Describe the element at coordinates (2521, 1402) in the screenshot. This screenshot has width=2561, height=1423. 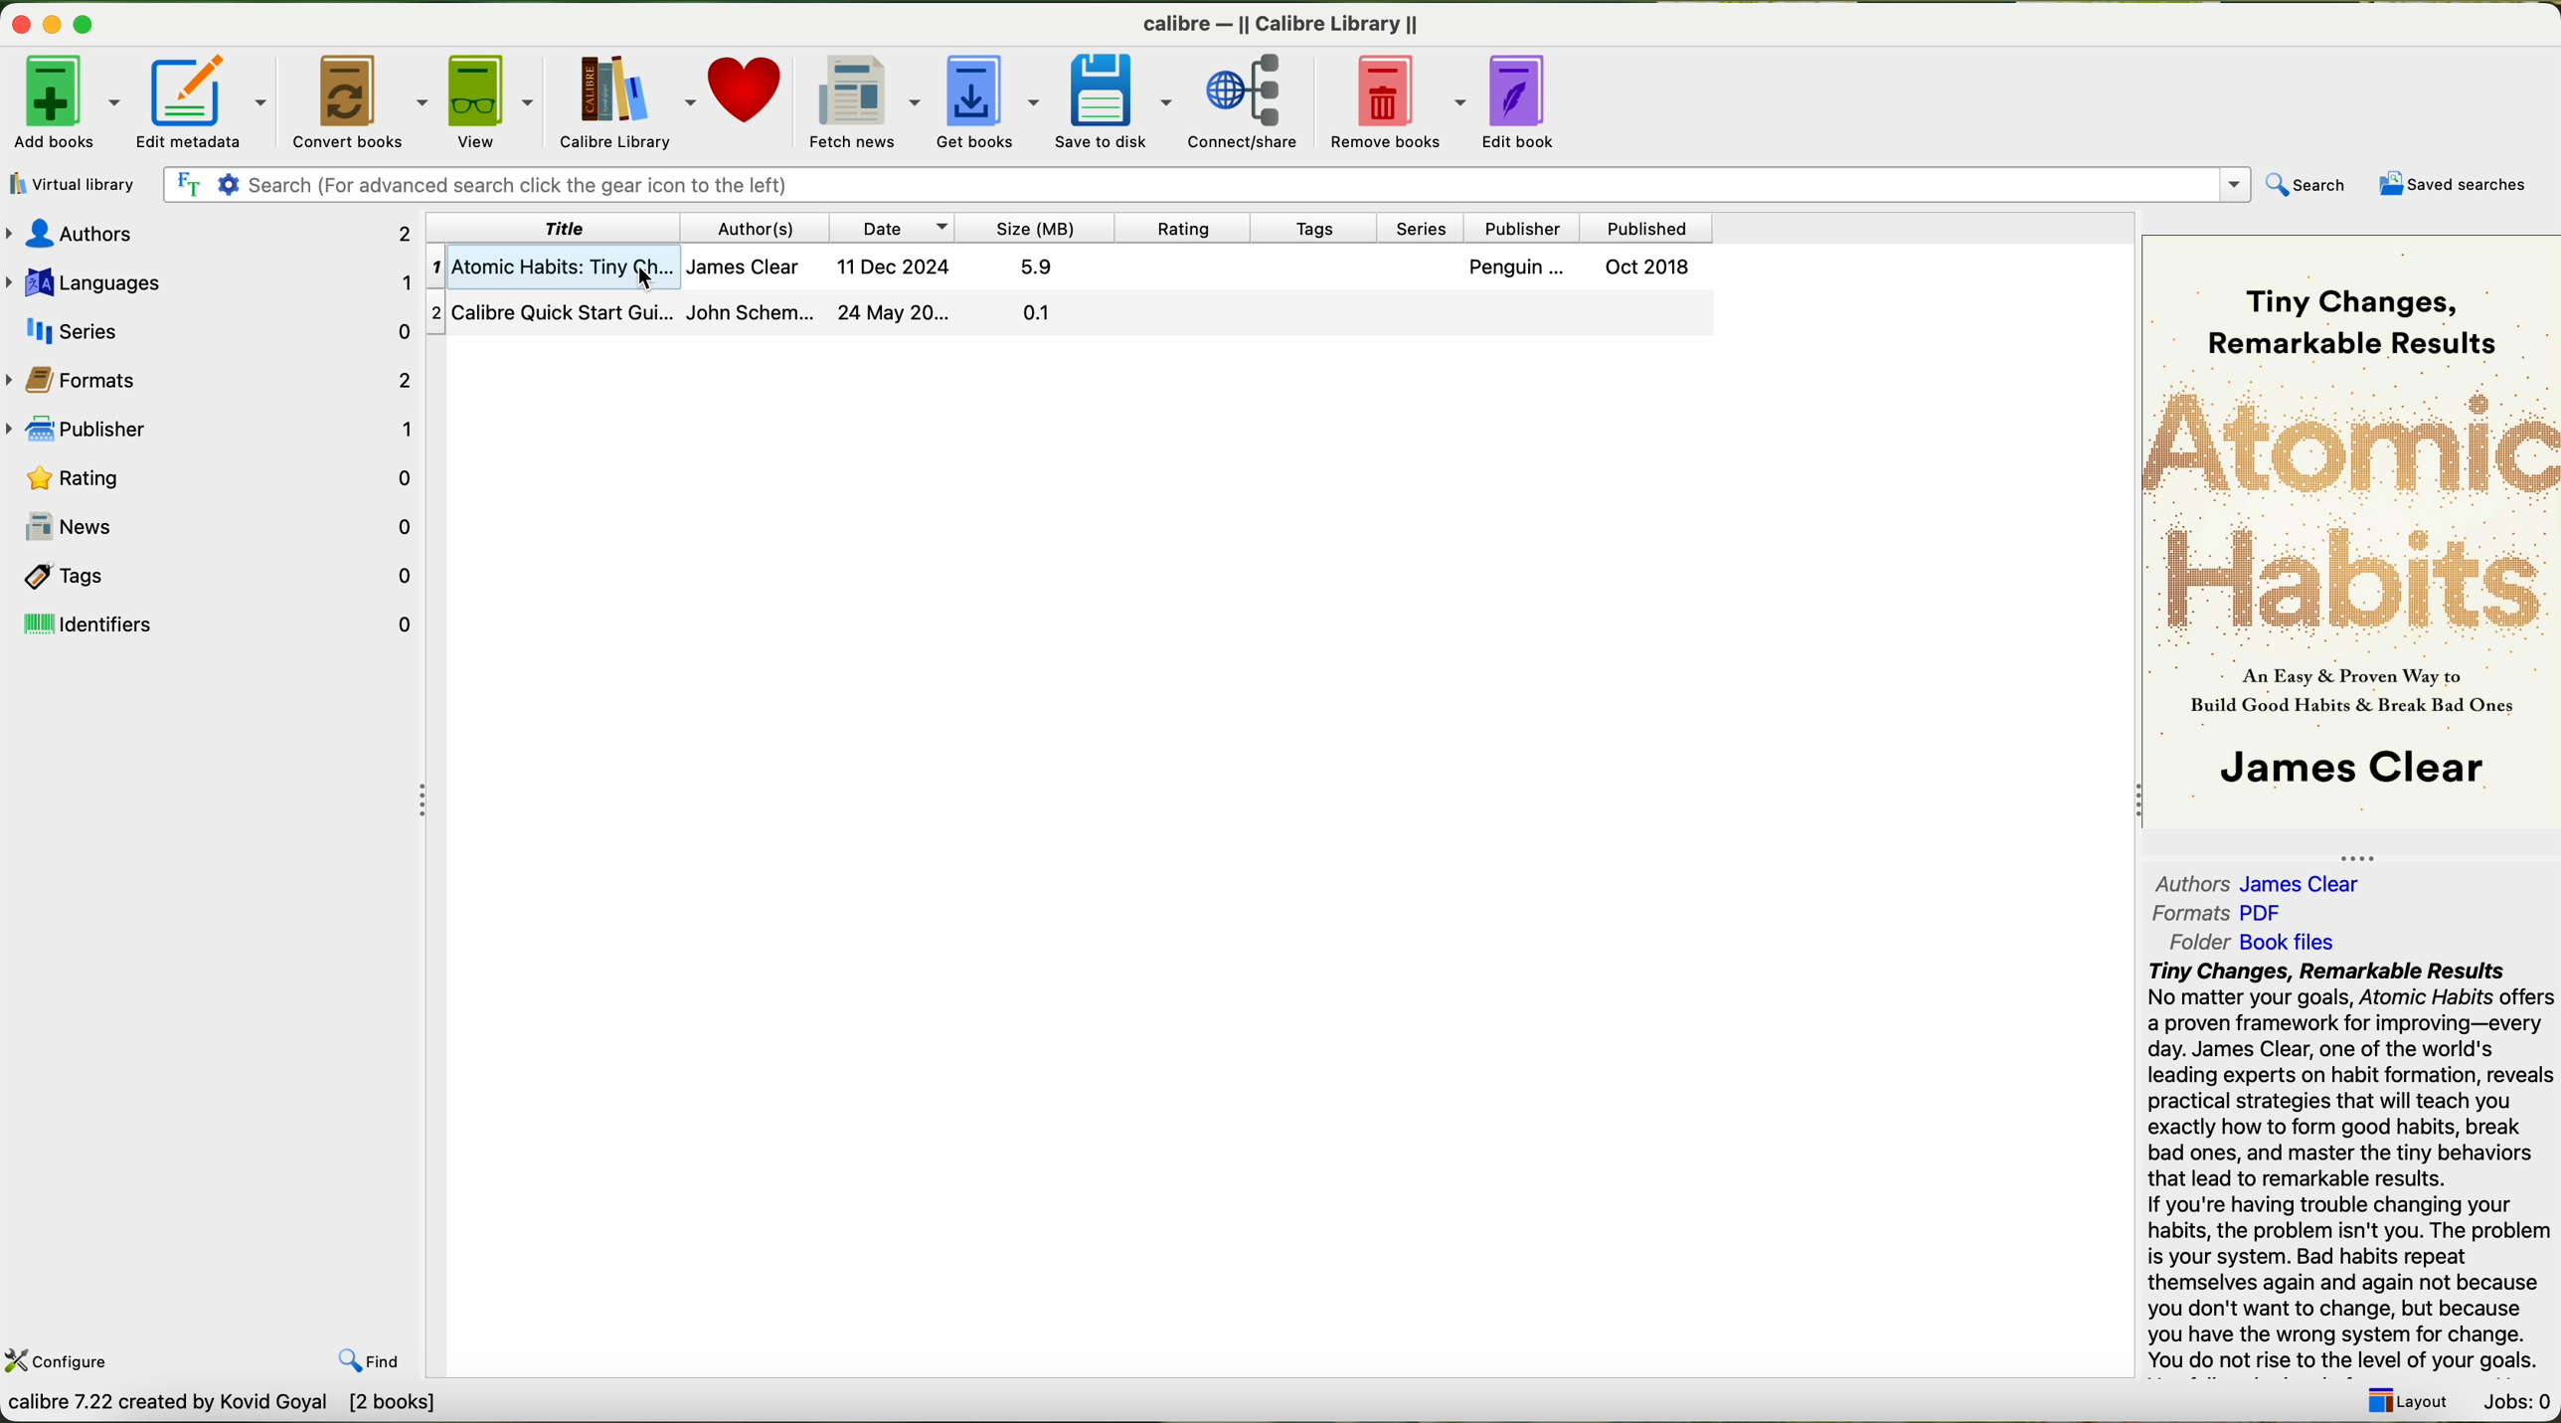
I see `Jobs: 0` at that location.